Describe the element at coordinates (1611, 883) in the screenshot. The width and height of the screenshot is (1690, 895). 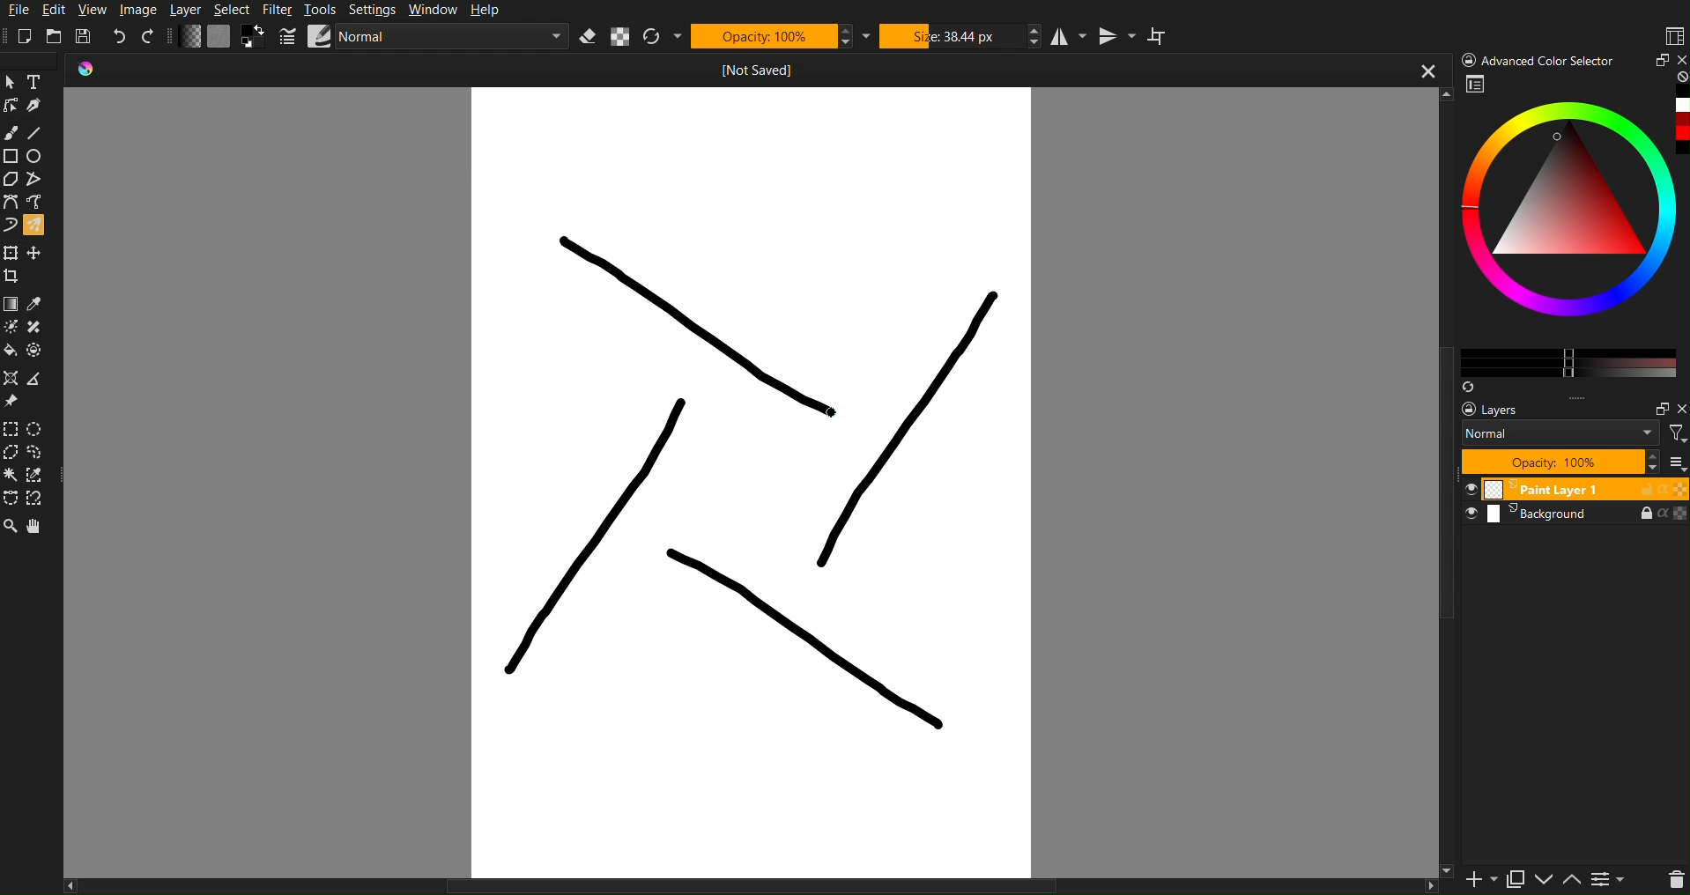
I see `contrast` at that location.